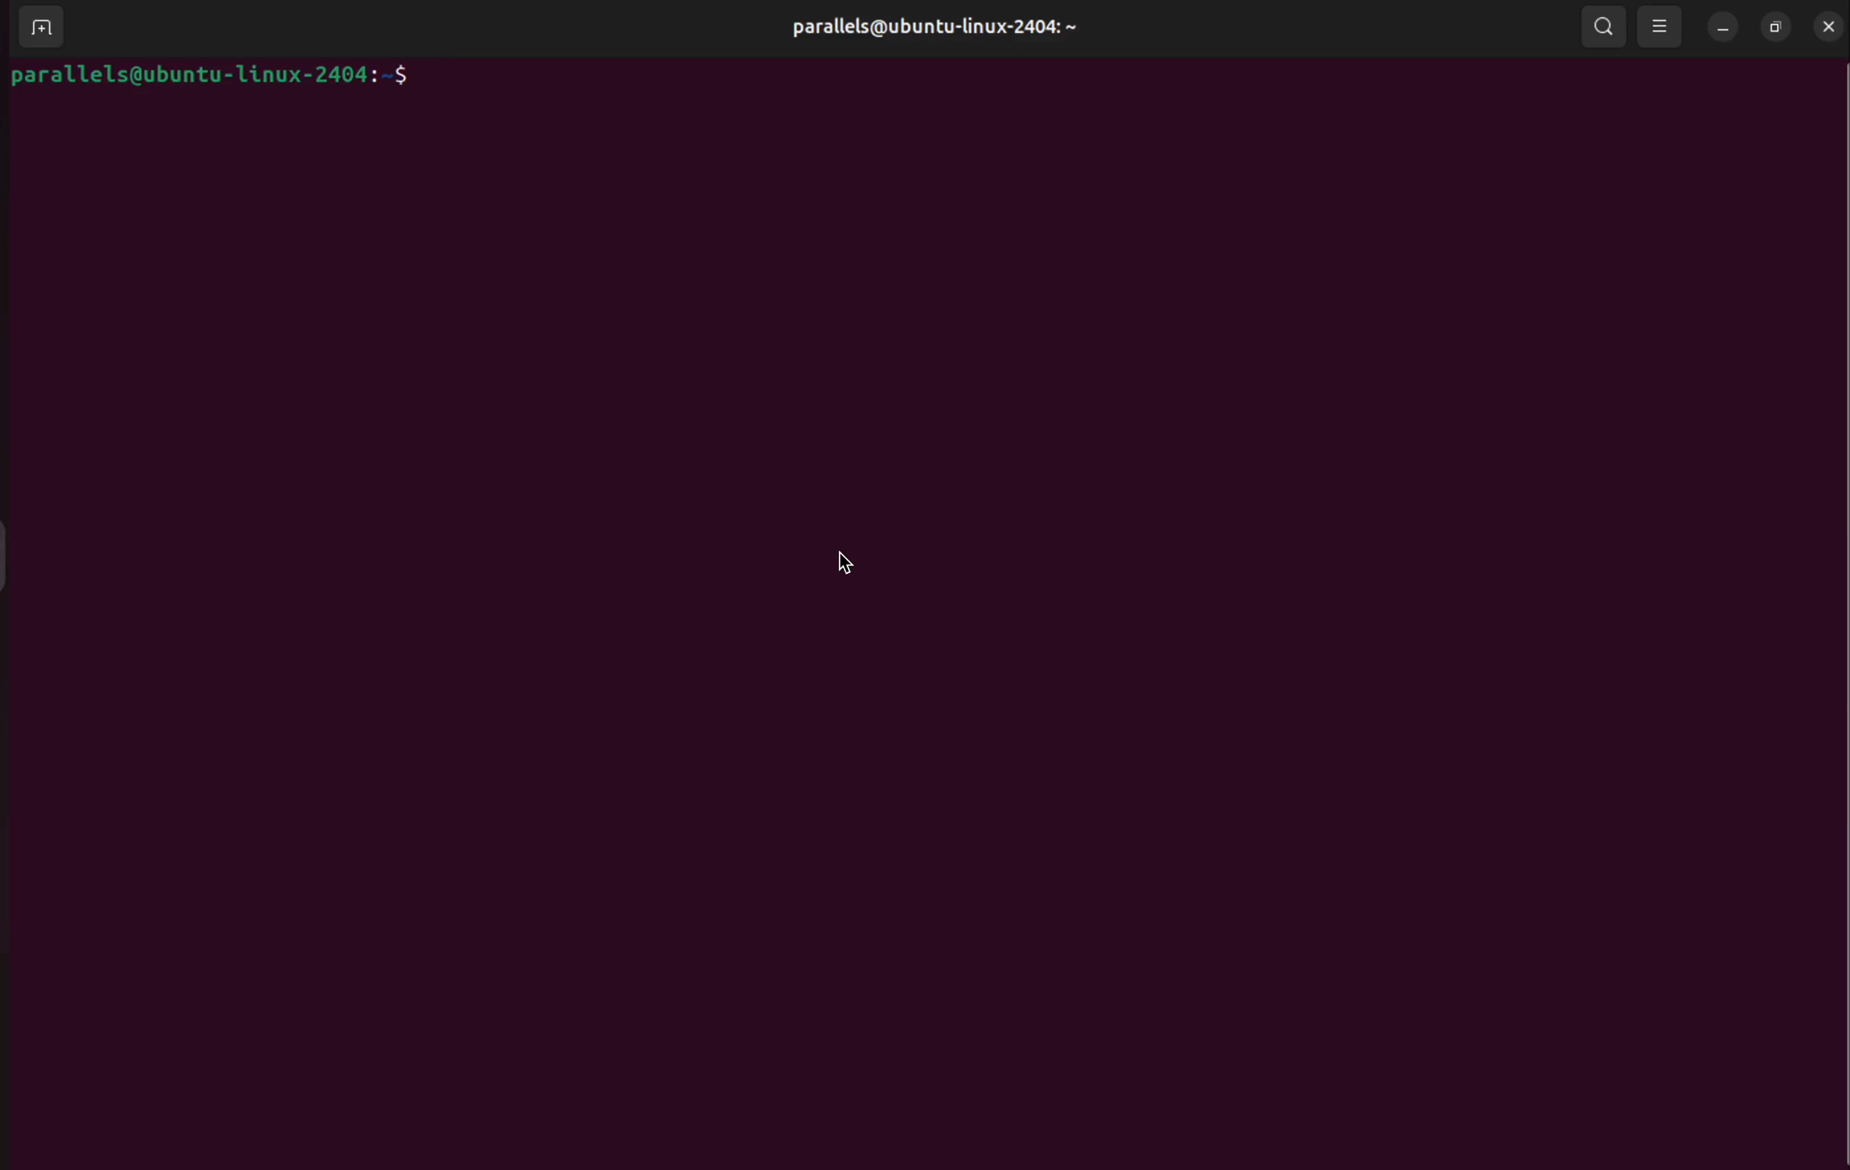 The height and width of the screenshot is (1170, 1850). I want to click on cursor, so click(841, 562).